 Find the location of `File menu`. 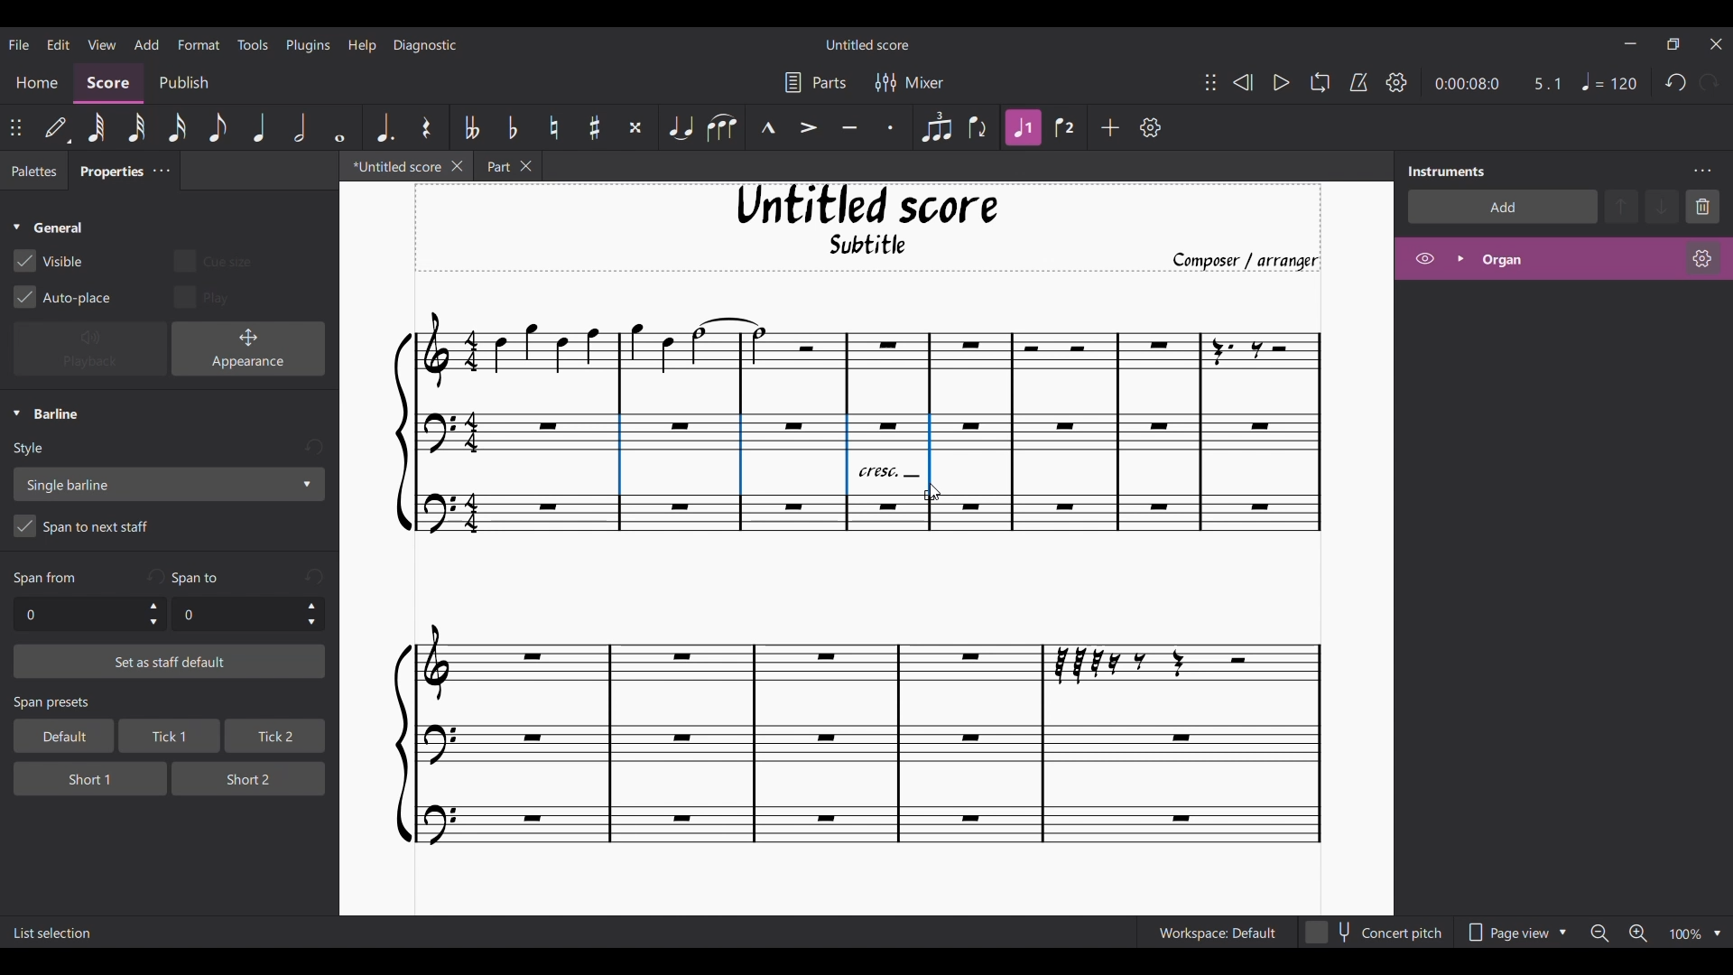

File menu is located at coordinates (19, 43).